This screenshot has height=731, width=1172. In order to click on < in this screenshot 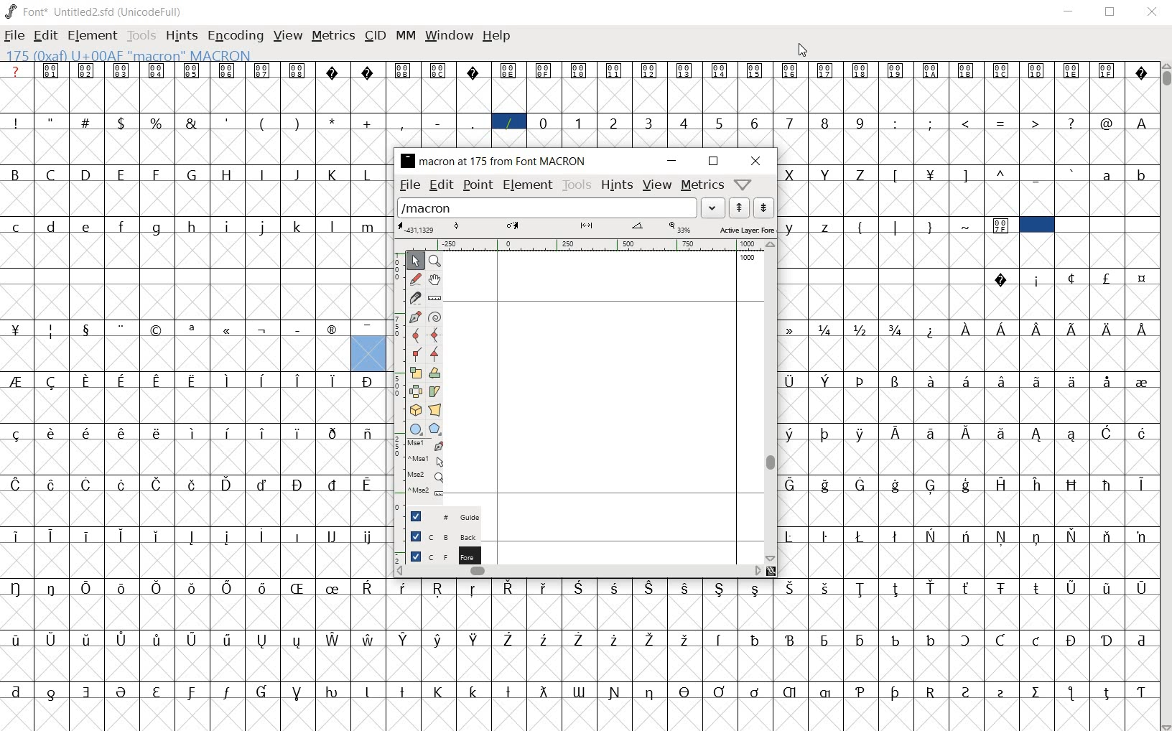, I will do `click(967, 123)`.